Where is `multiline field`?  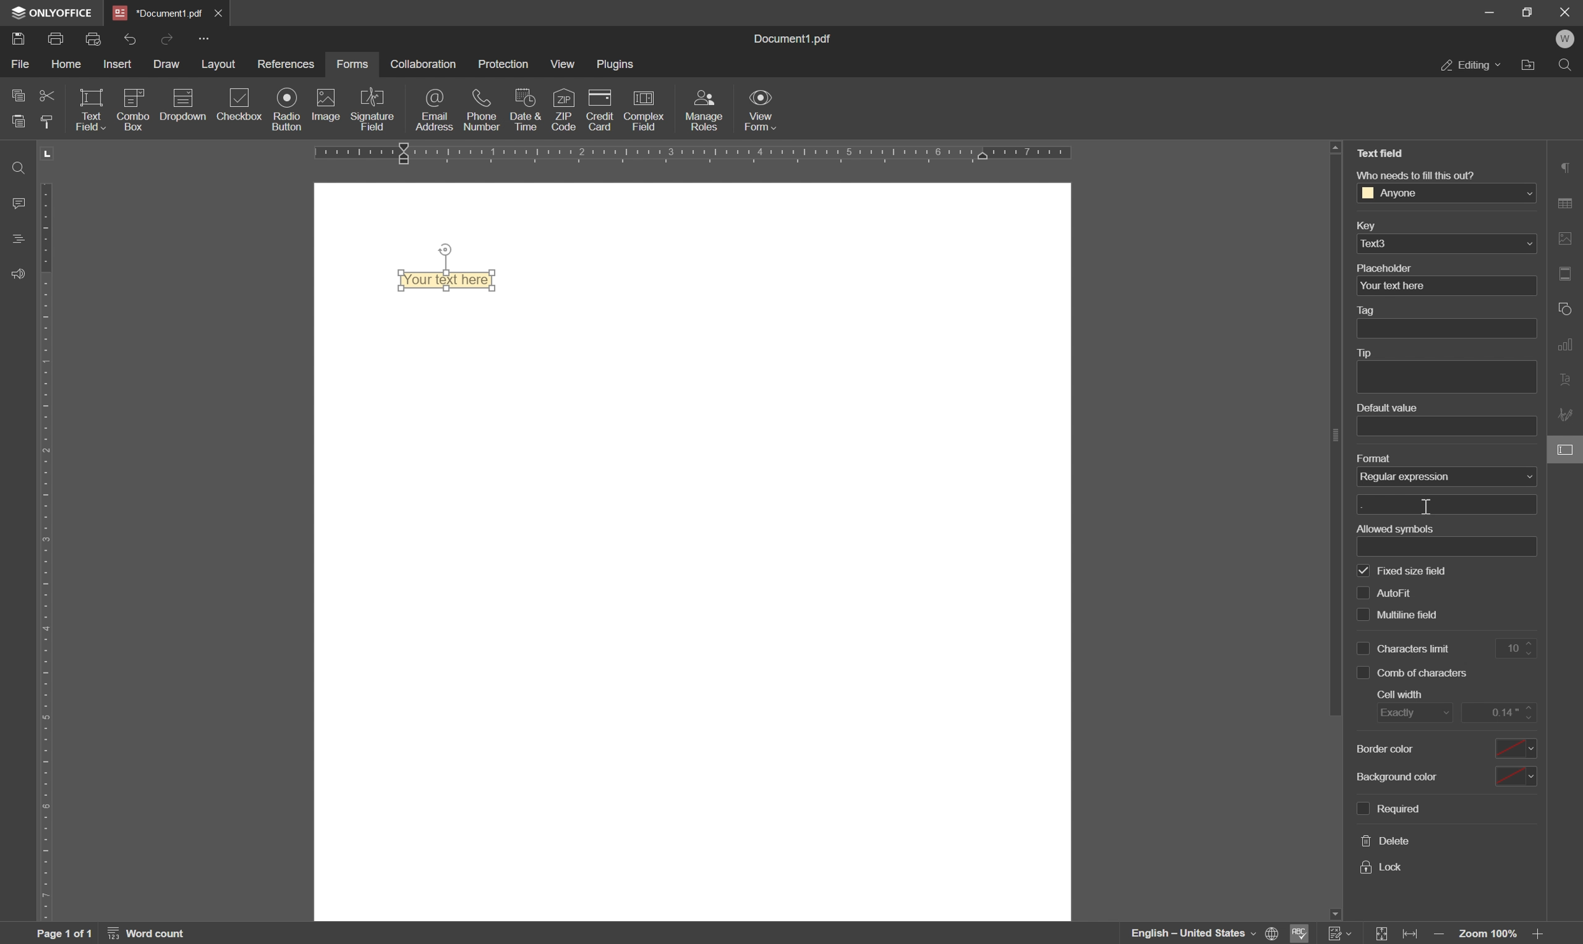 multiline field is located at coordinates (1409, 588).